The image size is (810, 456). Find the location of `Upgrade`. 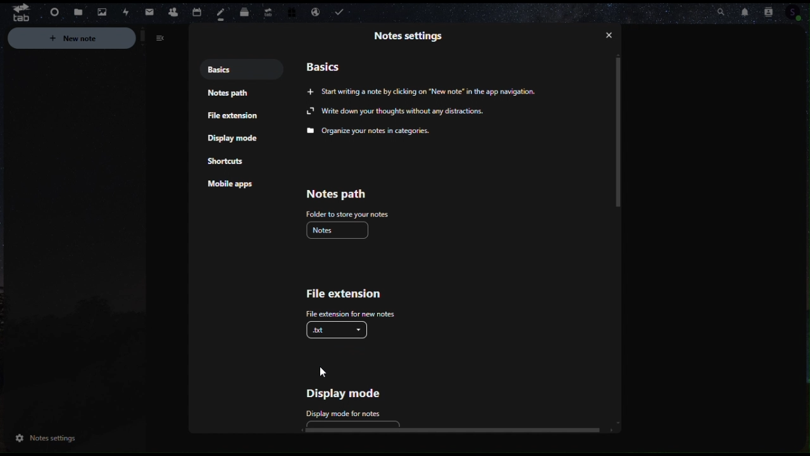

Upgrade is located at coordinates (267, 9).